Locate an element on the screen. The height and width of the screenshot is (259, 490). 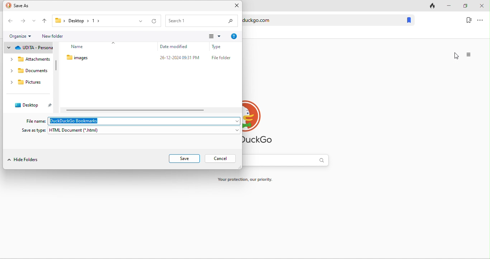
hide folders is located at coordinates (24, 160).